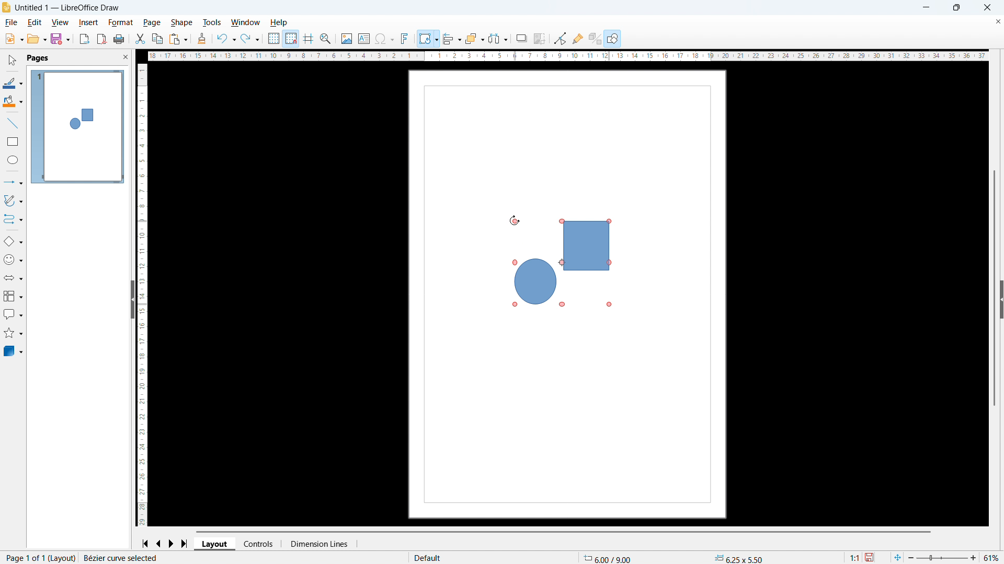 The image size is (1004, 564). I want to click on Insert image , so click(348, 38).